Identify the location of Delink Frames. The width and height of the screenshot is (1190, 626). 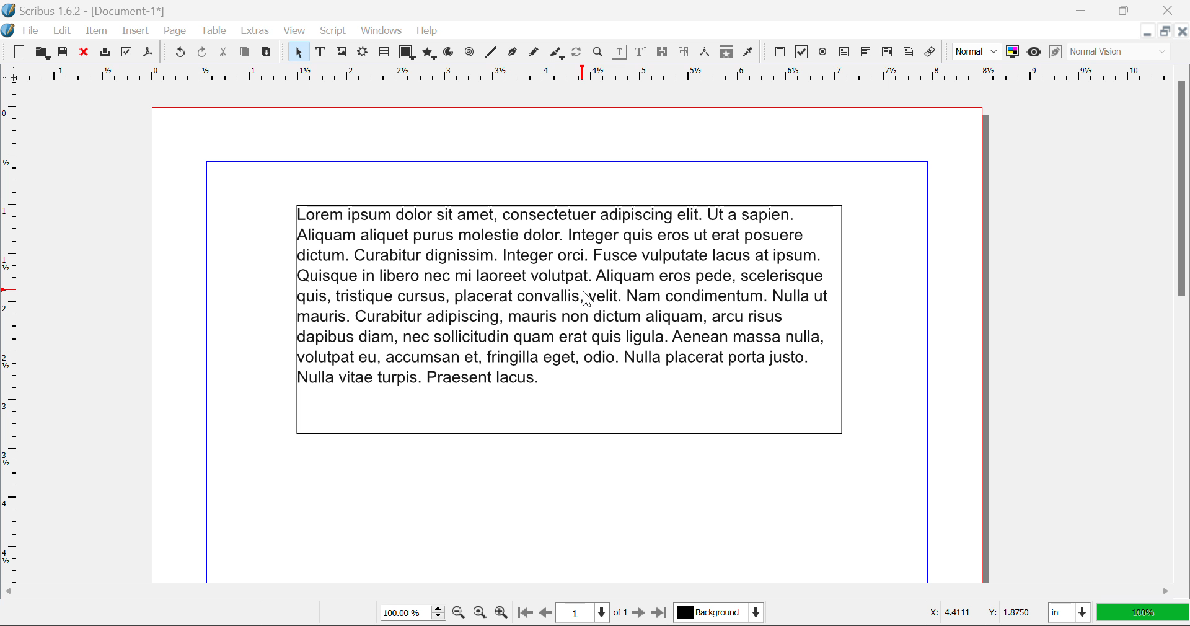
(684, 52).